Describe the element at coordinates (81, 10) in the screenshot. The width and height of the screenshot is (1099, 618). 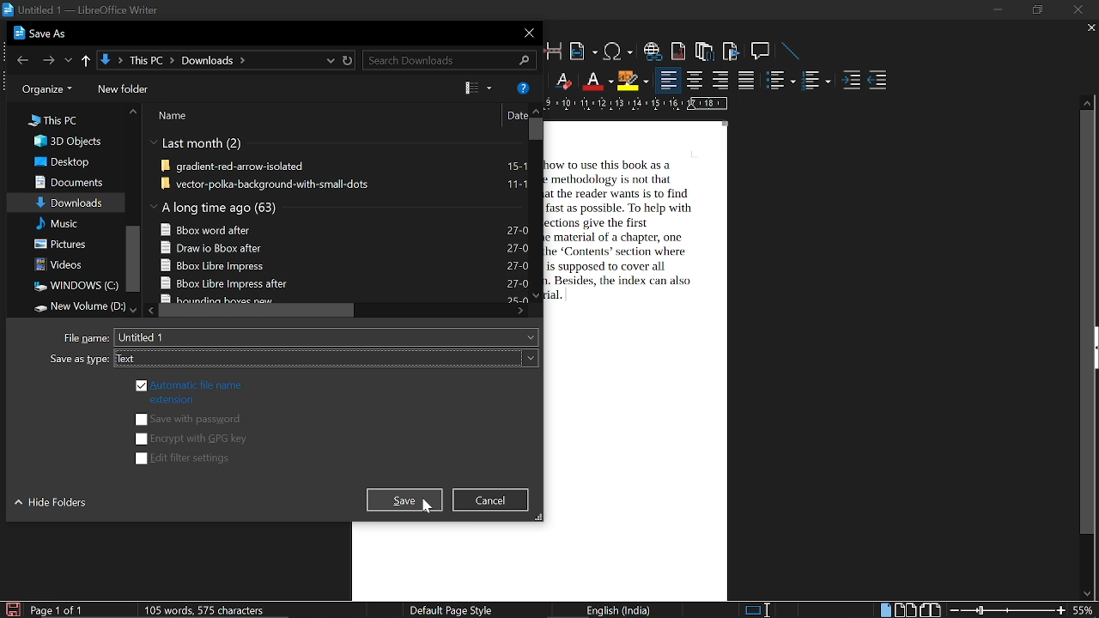
I see `current window` at that location.